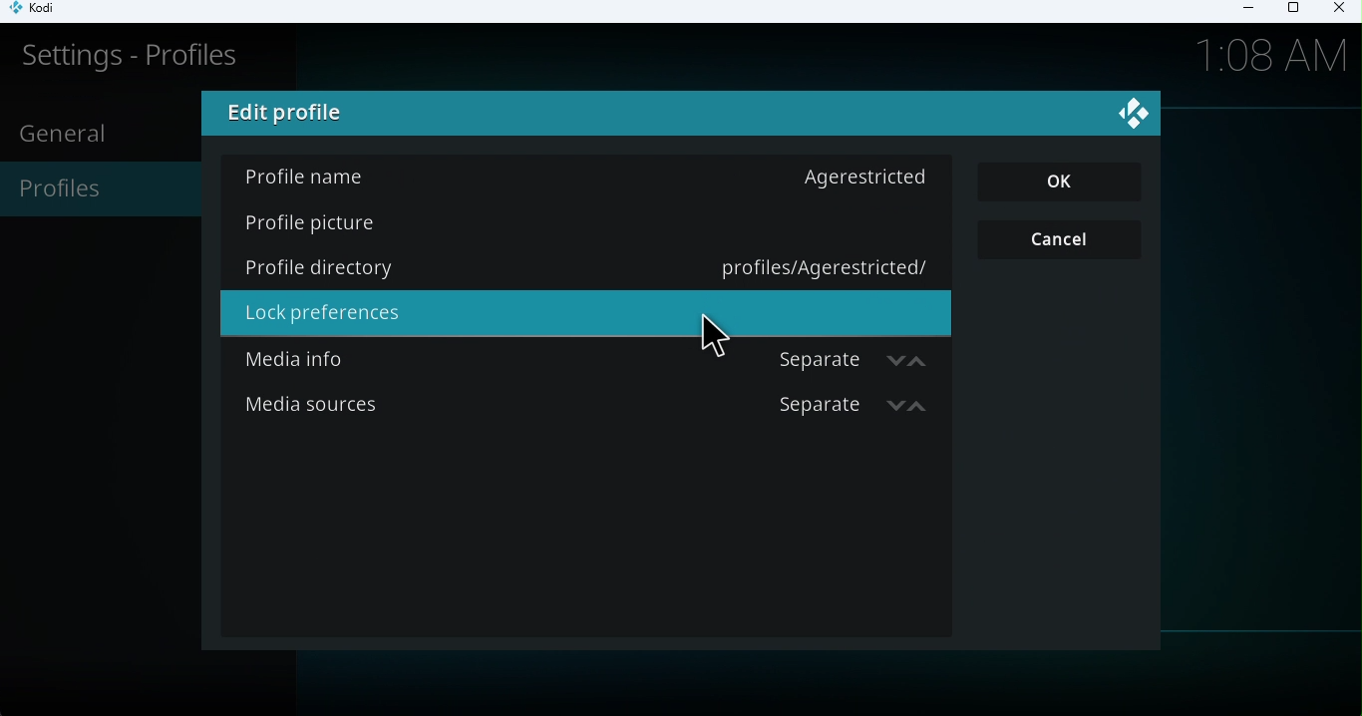 The height and width of the screenshot is (716, 1362). What do you see at coordinates (590, 362) in the screenshot?
I see `Media info` at bounding box center [590, 362].